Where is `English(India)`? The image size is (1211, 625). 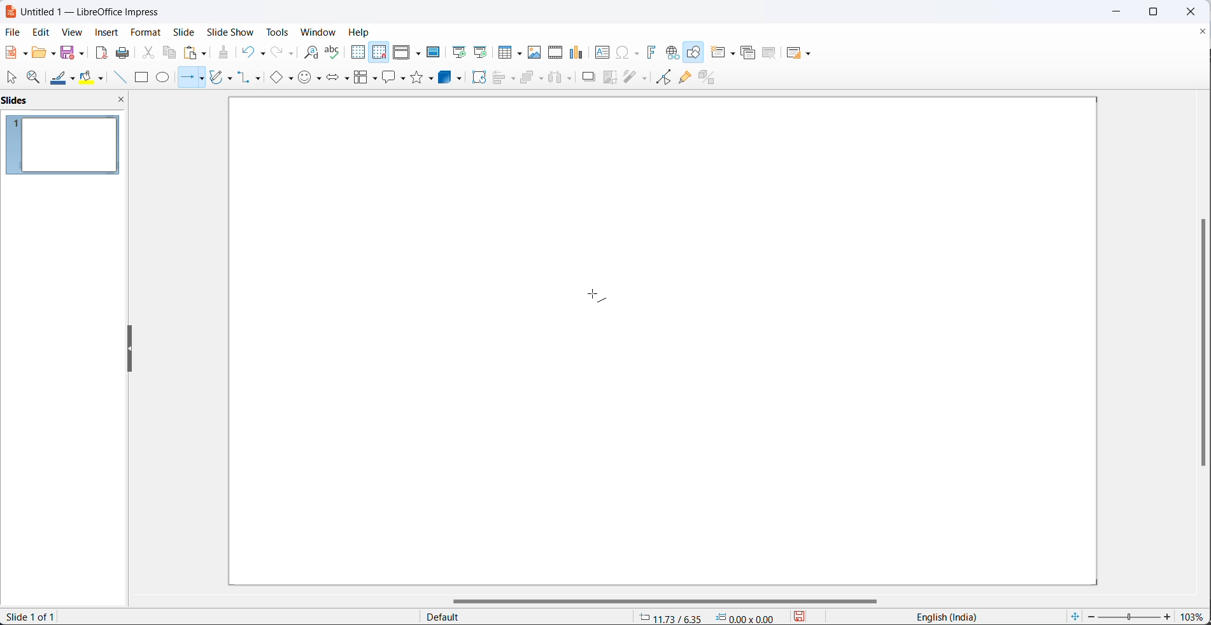
English(India) is located at coordinates (940, 617).